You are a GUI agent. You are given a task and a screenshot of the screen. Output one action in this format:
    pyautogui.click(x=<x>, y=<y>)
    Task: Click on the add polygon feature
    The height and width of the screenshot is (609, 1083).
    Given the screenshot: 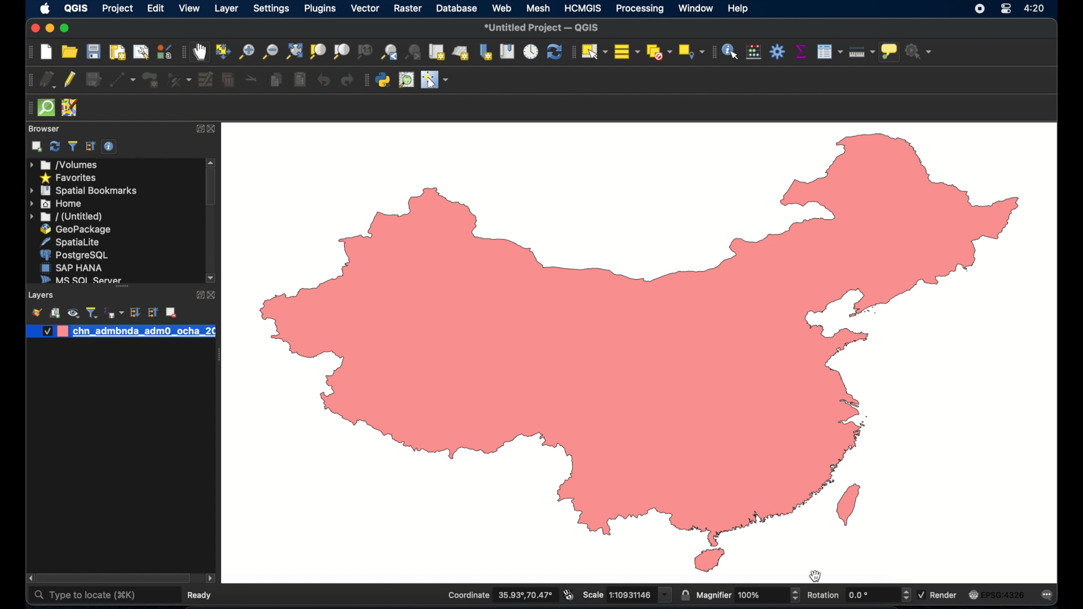 What is the action you would take?
    pyautogui.click(x=152, y=81)
    